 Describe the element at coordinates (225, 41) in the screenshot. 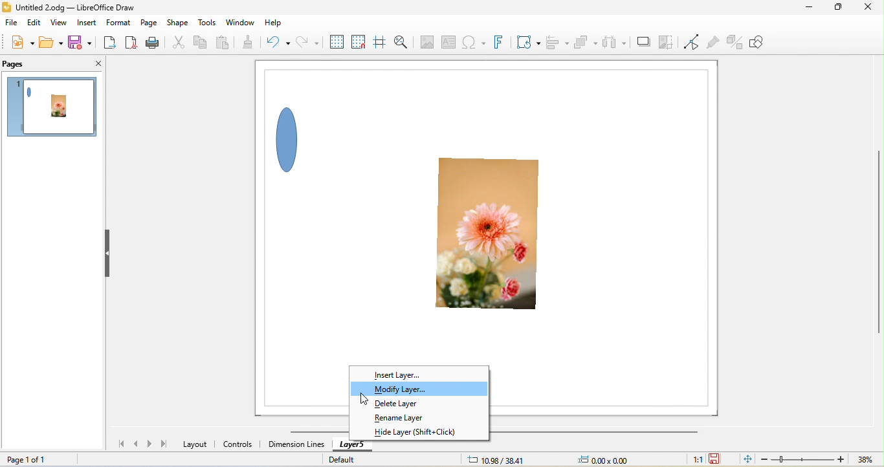

I see `paste` at that location.